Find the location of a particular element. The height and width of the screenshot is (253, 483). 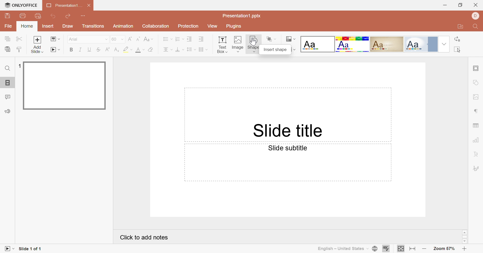

Redo is located at coordinates (67, 16).